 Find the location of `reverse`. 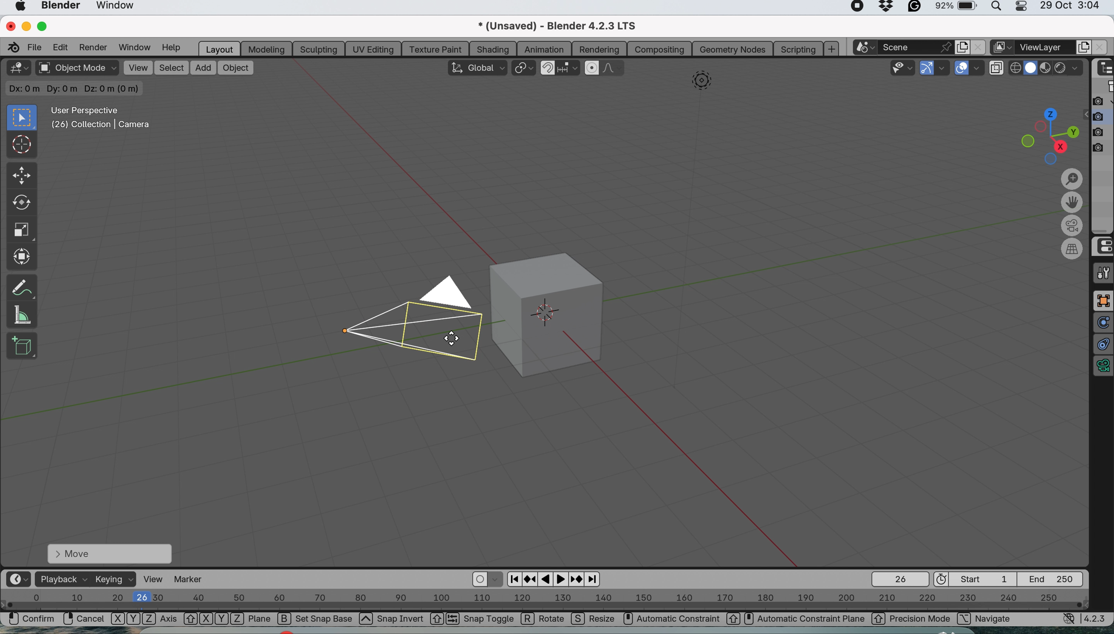

reverse is located at coordinates (530, 578).